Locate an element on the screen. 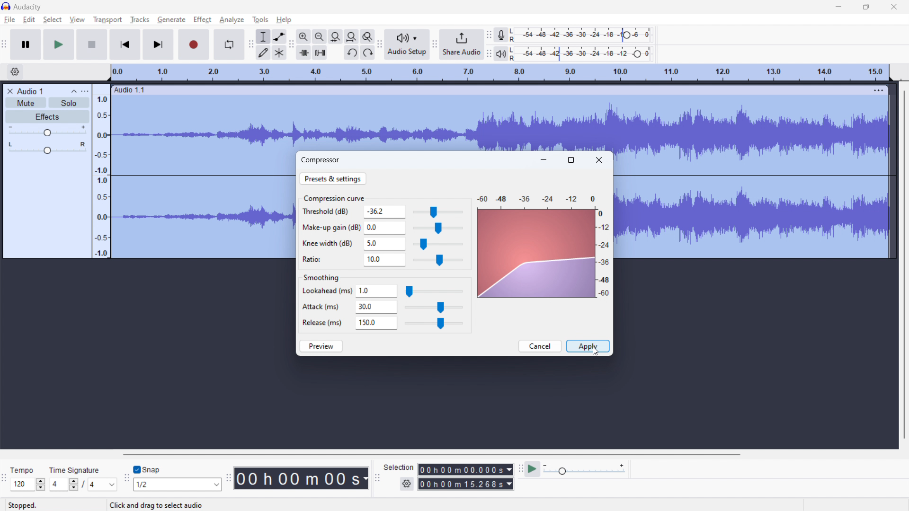 The image size is (909, 511). collapse is located at coordinates (72, 91).